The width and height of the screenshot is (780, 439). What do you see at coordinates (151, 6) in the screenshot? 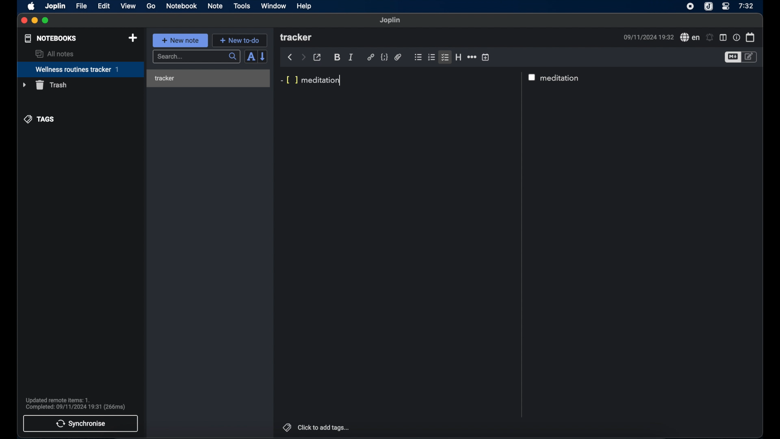
I see `go` at bounding box center [151, 6].